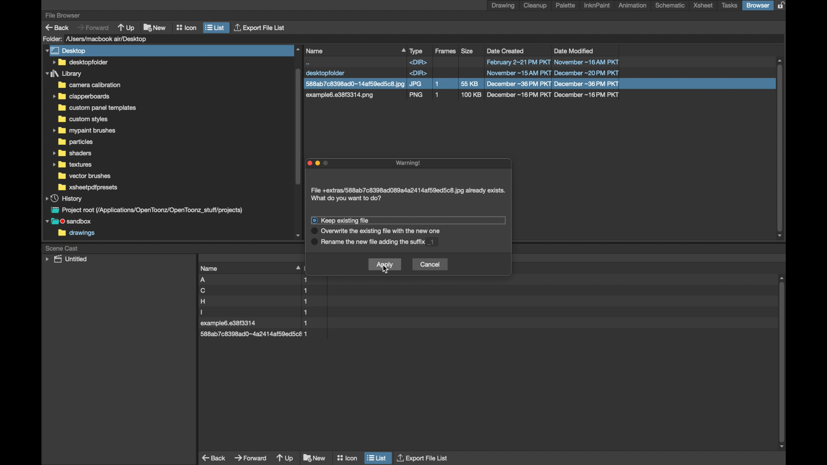 This screenshot has width=827, height=465. I want to click on file, so click(254, 334).